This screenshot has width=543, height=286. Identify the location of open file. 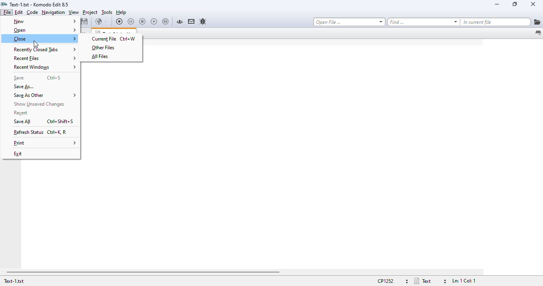
(349, 22).